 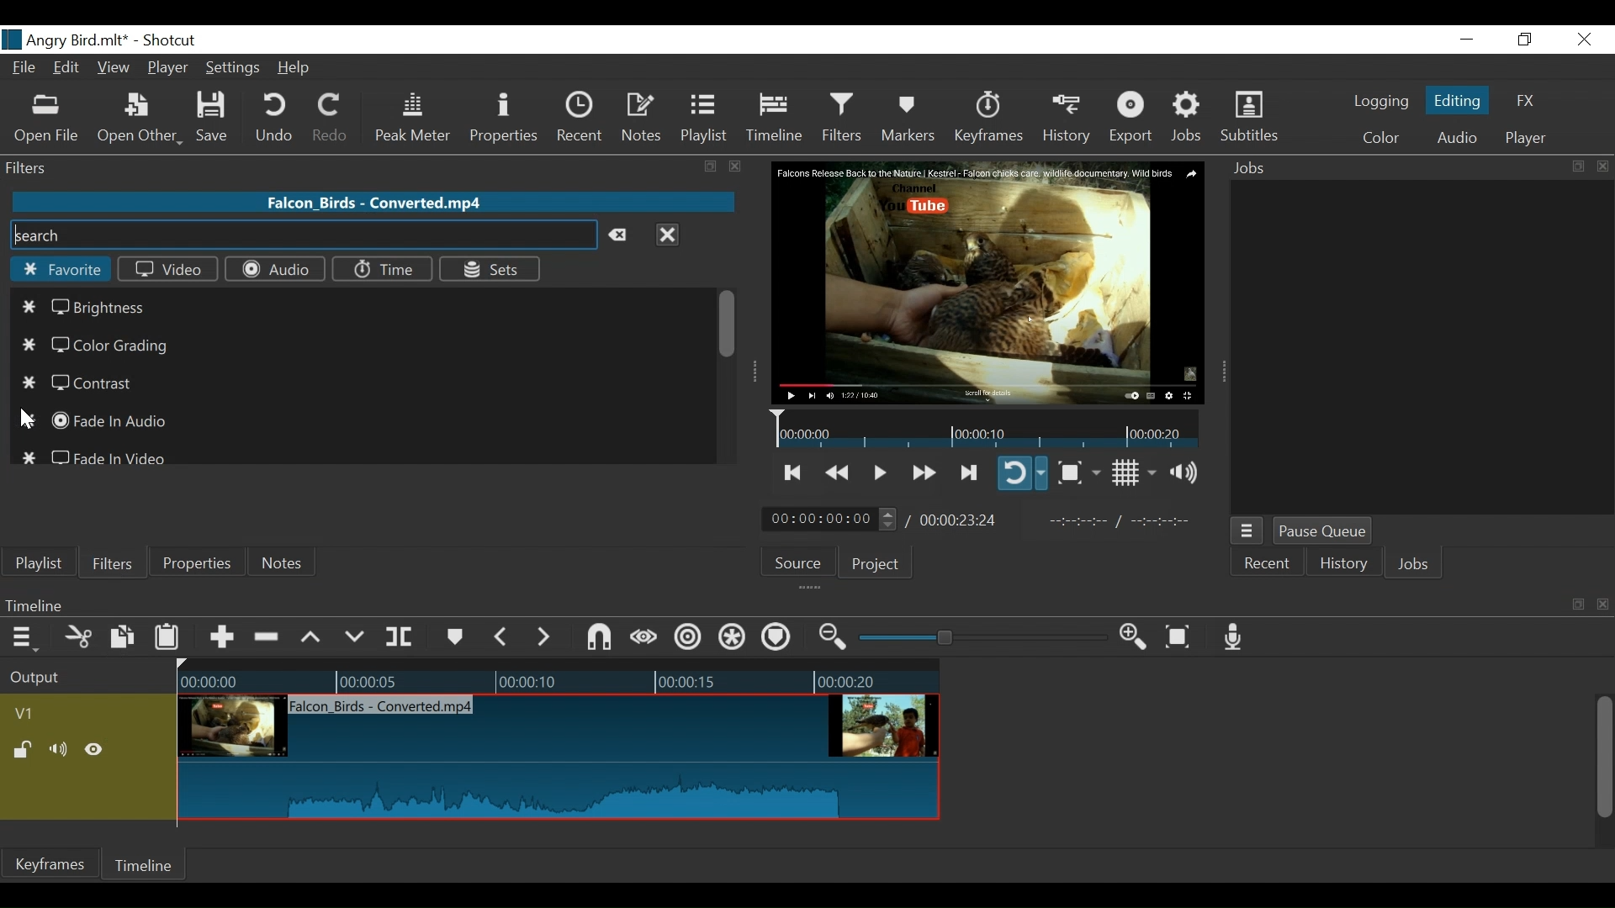 What do you see at coordinates (110, 562) in the screenshot?
I see `Filters` at bounding box center [110, 562].